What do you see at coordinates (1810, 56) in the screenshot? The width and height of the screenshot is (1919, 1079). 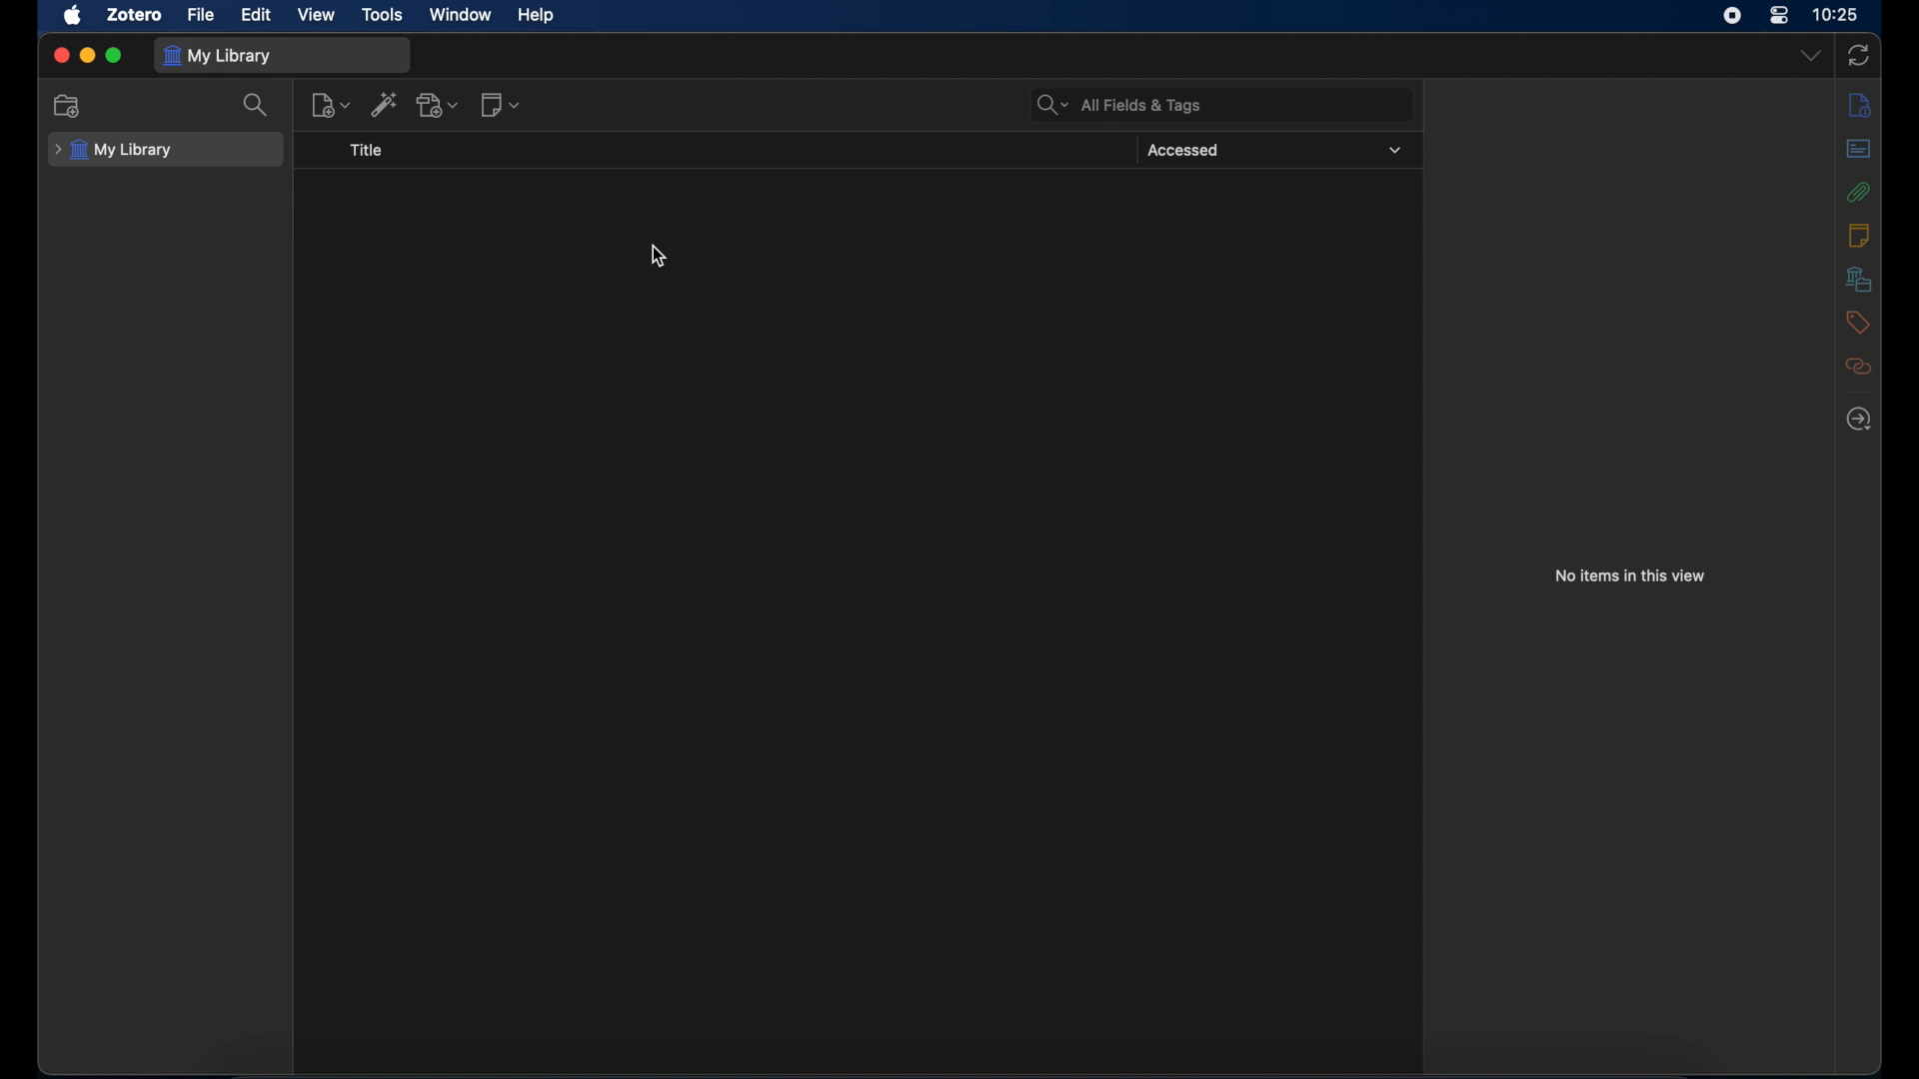 I see `dropdown` at bounding box center [1810, 56].